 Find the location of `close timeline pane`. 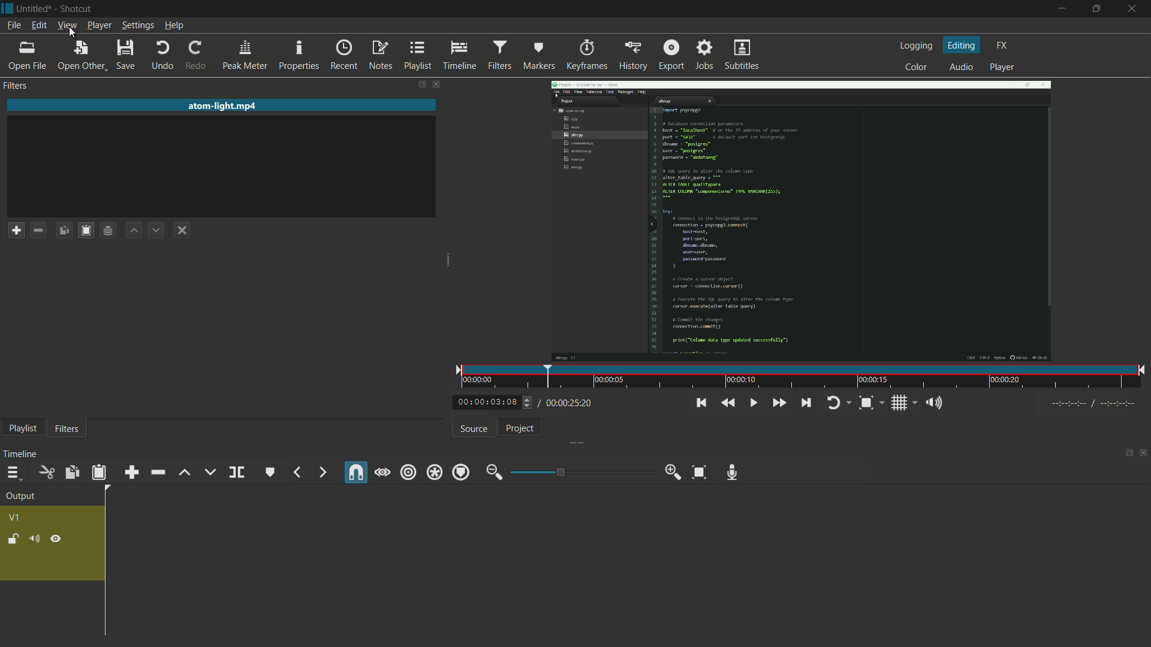

close timeline pane is located at coordinates (1144, 452).